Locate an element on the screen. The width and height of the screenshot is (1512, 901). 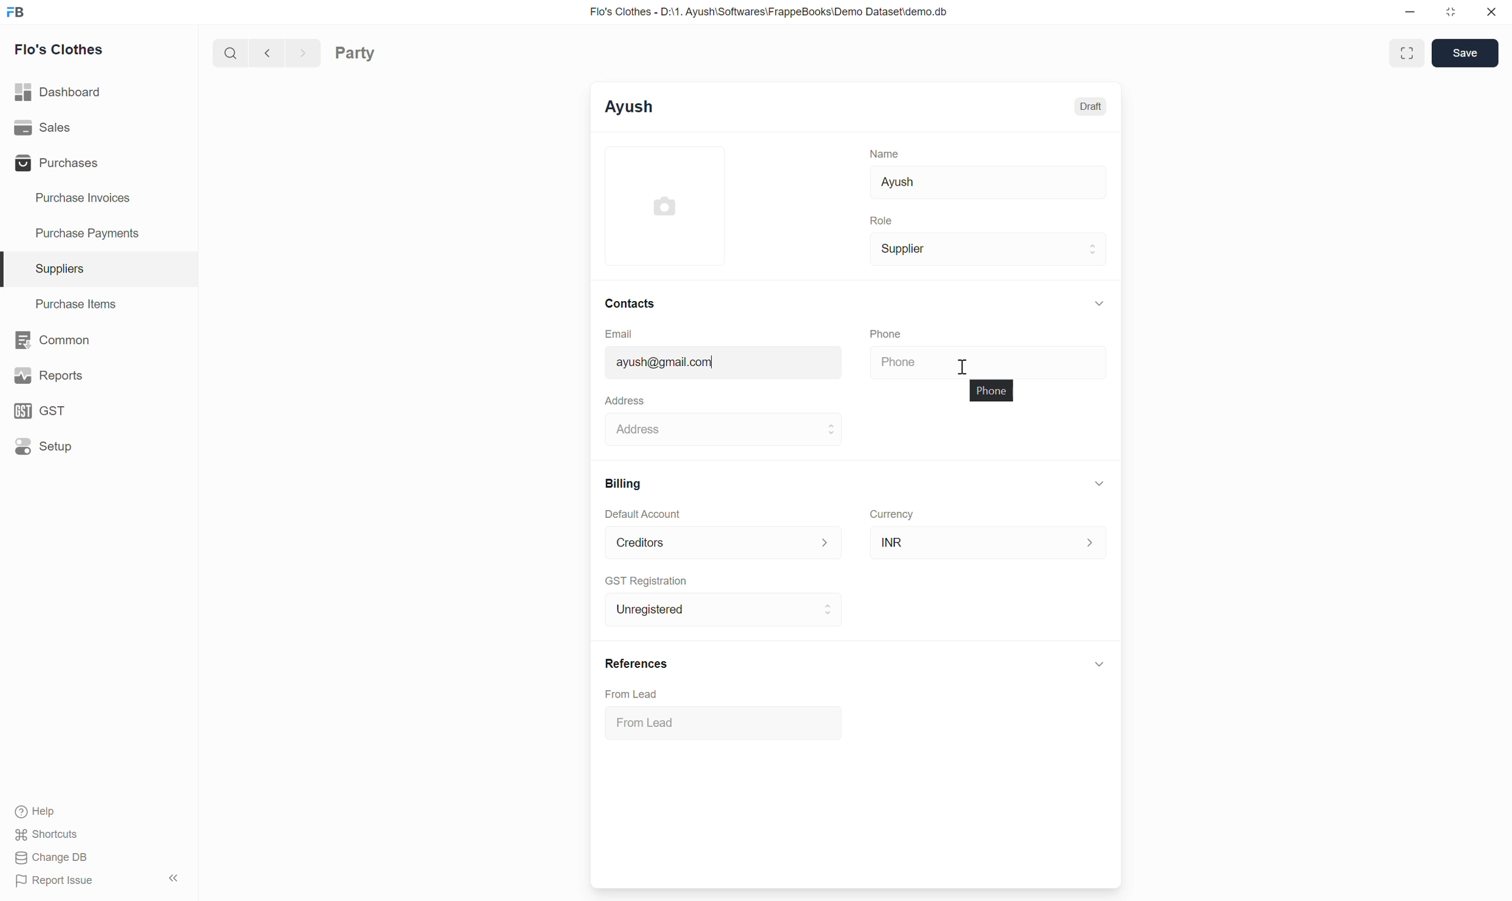
phone is located at coordinates (992, 390).